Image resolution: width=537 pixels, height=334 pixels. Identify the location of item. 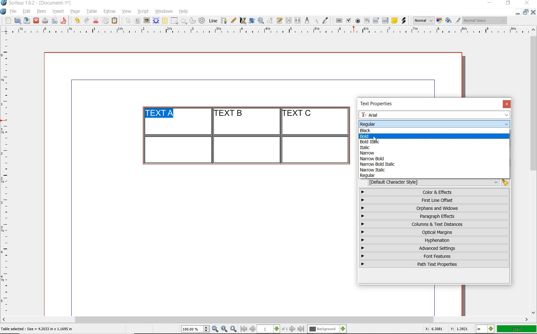
(41, 12).